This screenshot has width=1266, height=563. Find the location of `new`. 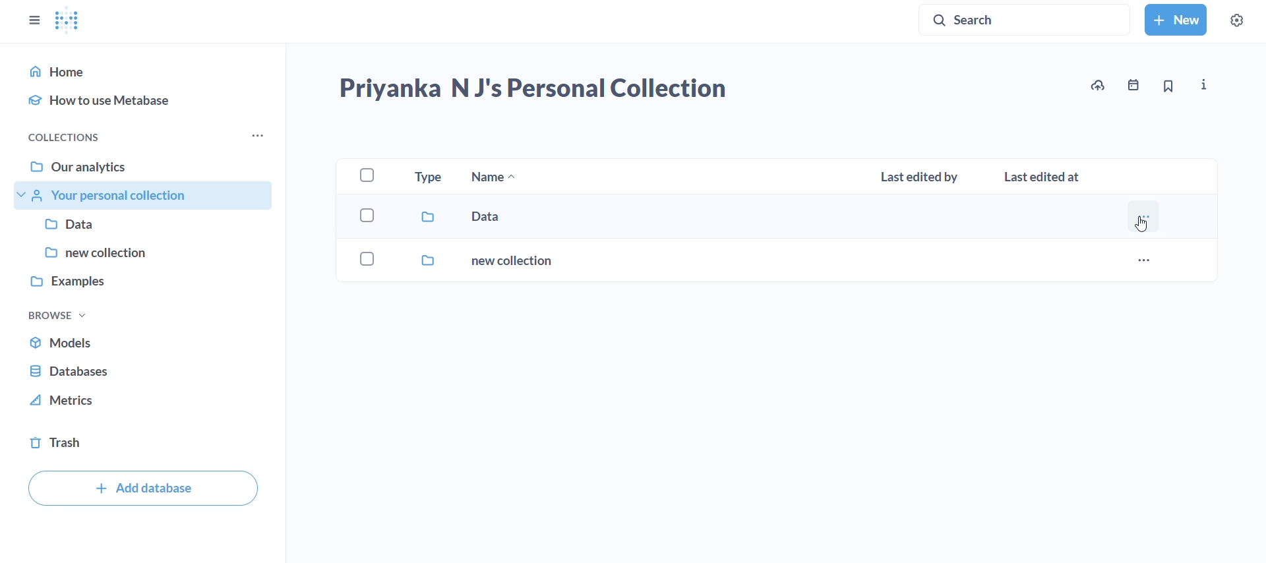

new is located at coordinates (1176, 20).